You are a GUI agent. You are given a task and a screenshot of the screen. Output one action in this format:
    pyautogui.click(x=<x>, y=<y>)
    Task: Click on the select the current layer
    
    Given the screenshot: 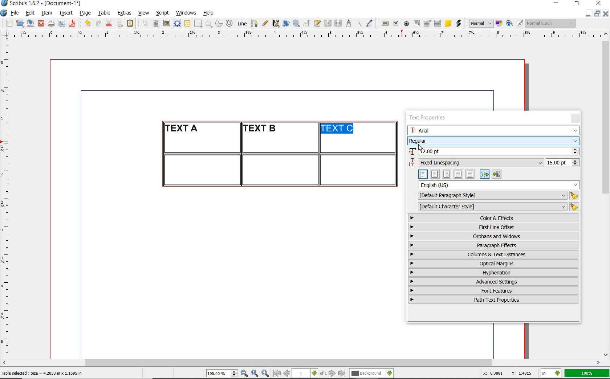 What is the action you would take?
    pyautogui.click(x=371, y=374)
    